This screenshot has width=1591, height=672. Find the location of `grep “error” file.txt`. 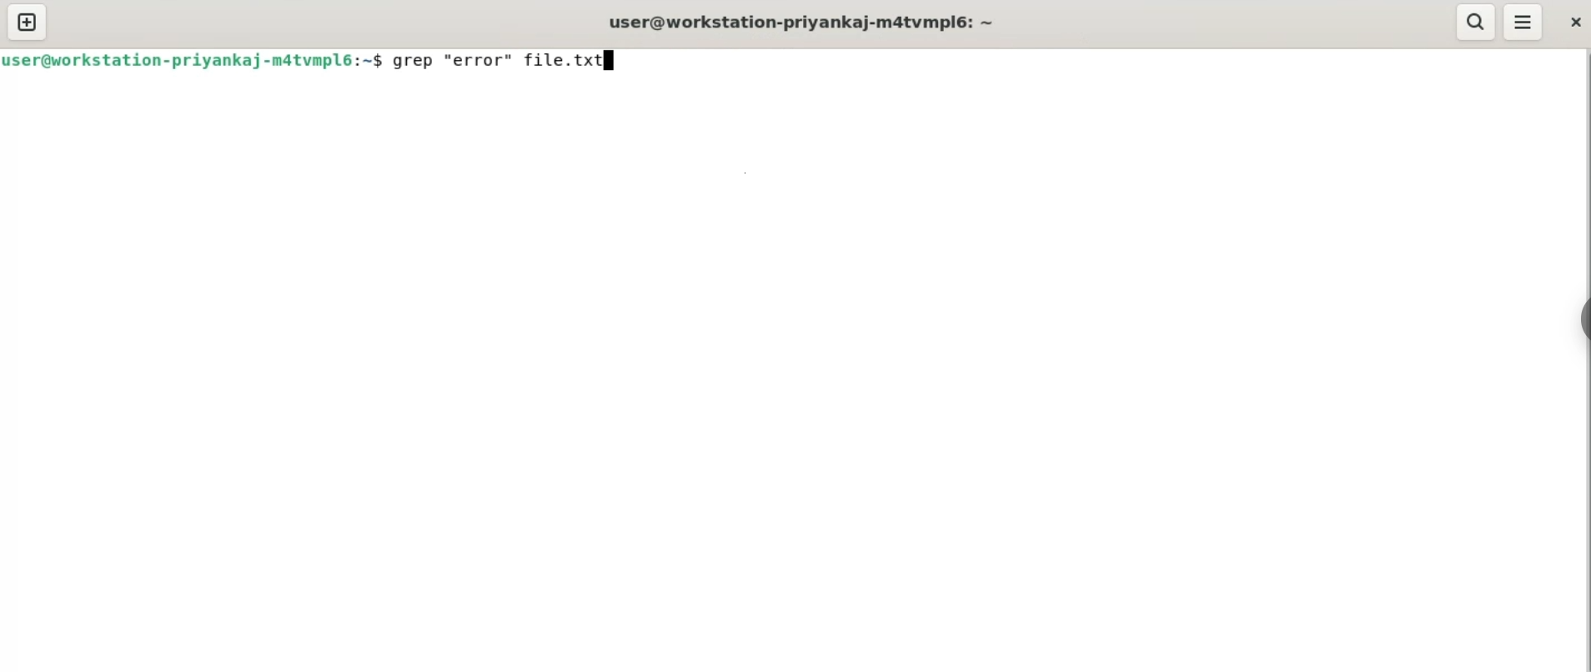

grep “error” file.txt is located at coordinates (509, 59).